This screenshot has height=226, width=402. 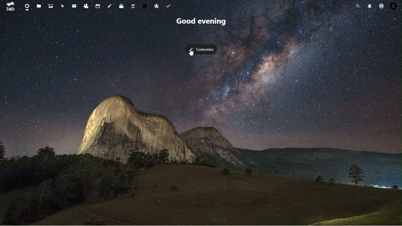 I want to click on good evening, so click(x=203, y=23).